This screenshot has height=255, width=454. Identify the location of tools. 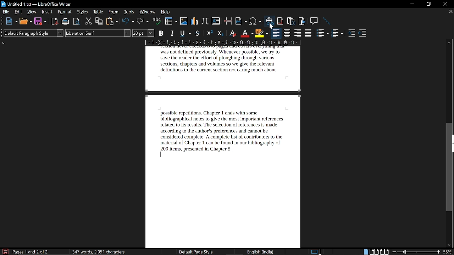
(130, 12).